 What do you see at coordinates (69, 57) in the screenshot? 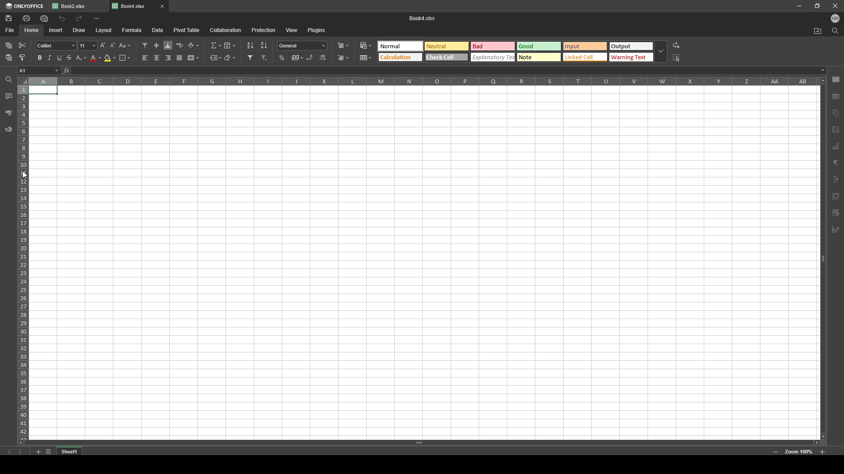
I see `strikethrough` at bounding box center [69, 57].